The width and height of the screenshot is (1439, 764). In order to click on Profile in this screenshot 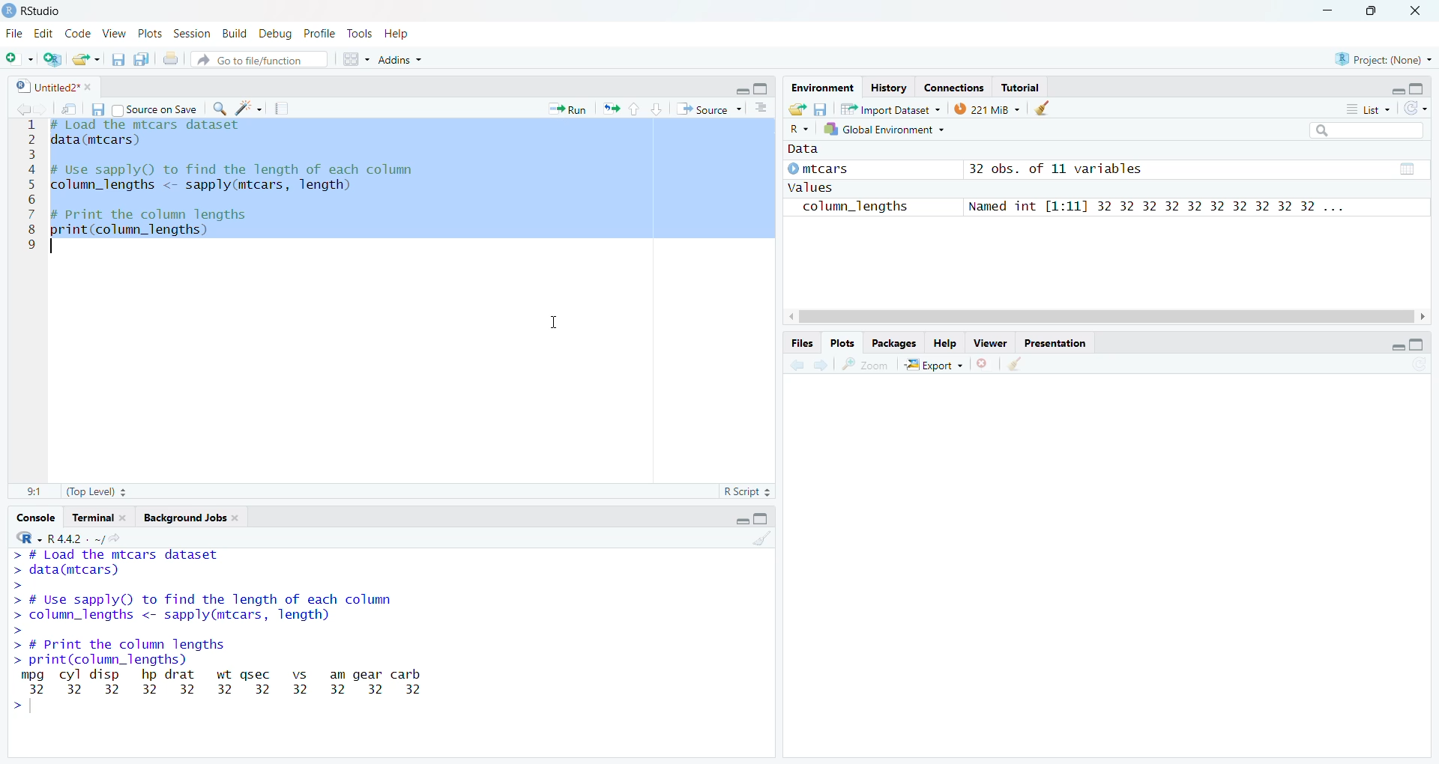, I will do `click(321, 33)`.